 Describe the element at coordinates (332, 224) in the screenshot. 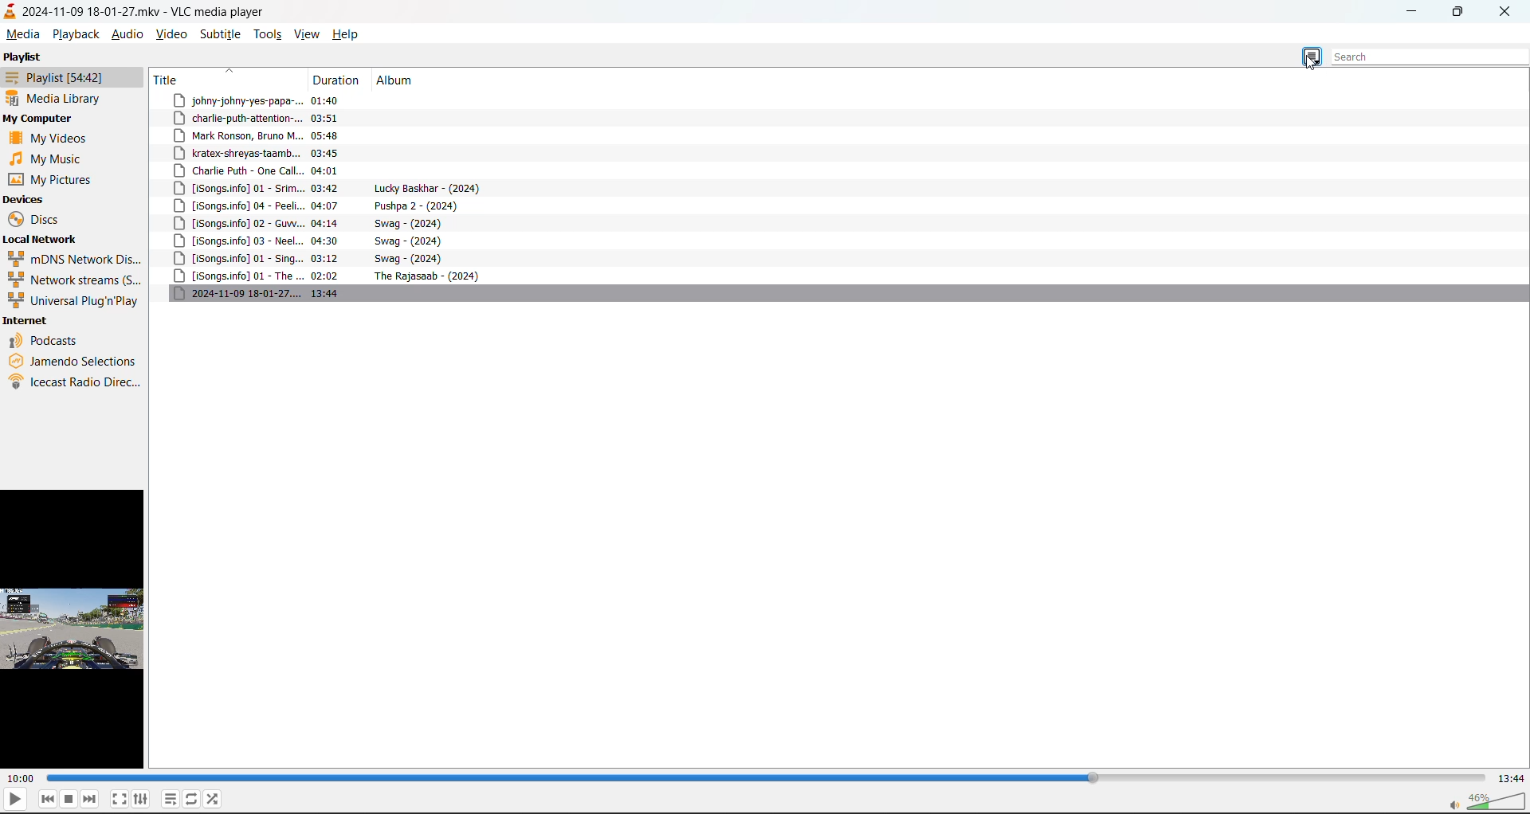

I see `track title, duration and album` at that location.